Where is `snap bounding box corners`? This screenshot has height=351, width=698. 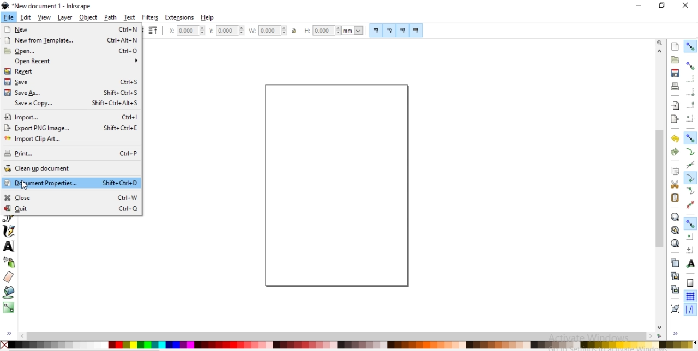
snap bounding box corners is located at coordinates (690, 92).